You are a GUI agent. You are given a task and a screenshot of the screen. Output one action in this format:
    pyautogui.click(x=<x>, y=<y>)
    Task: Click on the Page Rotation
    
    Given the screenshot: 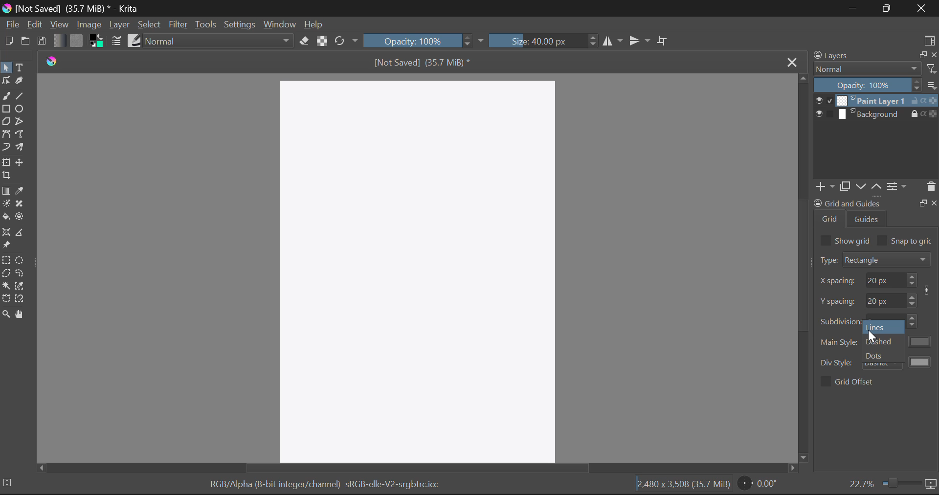 What is the action you would take?
    pyautogui.click(x=760, y=484)
    